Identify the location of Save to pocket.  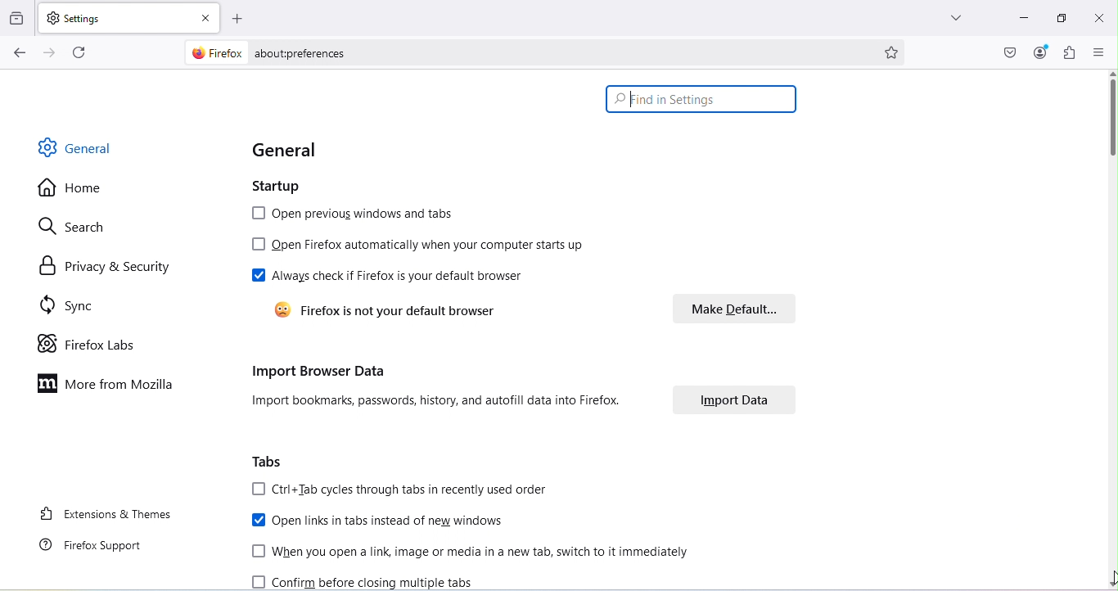
(1011, 53).